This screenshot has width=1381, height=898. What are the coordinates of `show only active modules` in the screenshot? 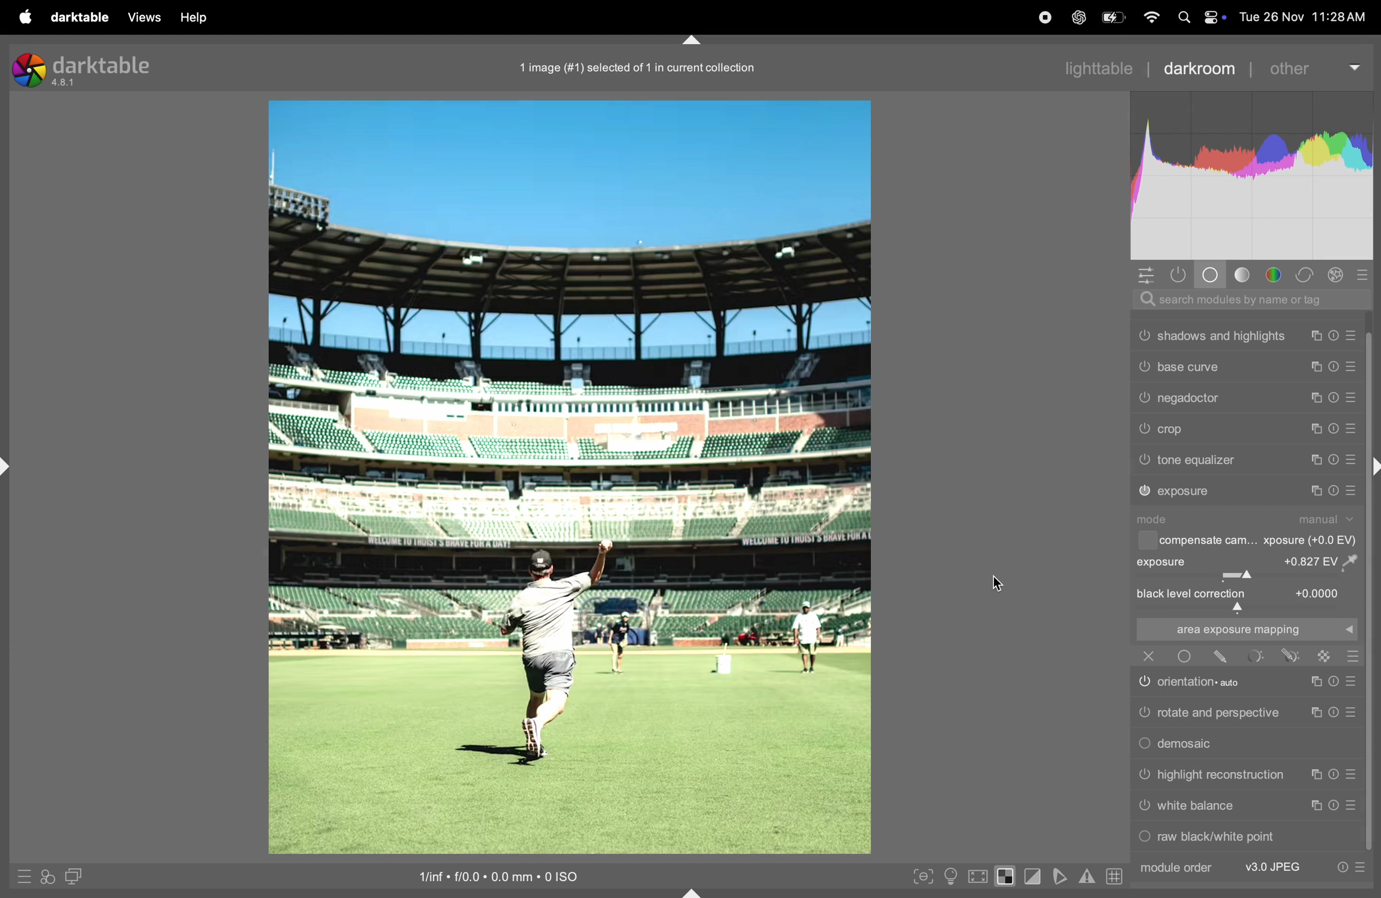 It's located at (1183, 275).